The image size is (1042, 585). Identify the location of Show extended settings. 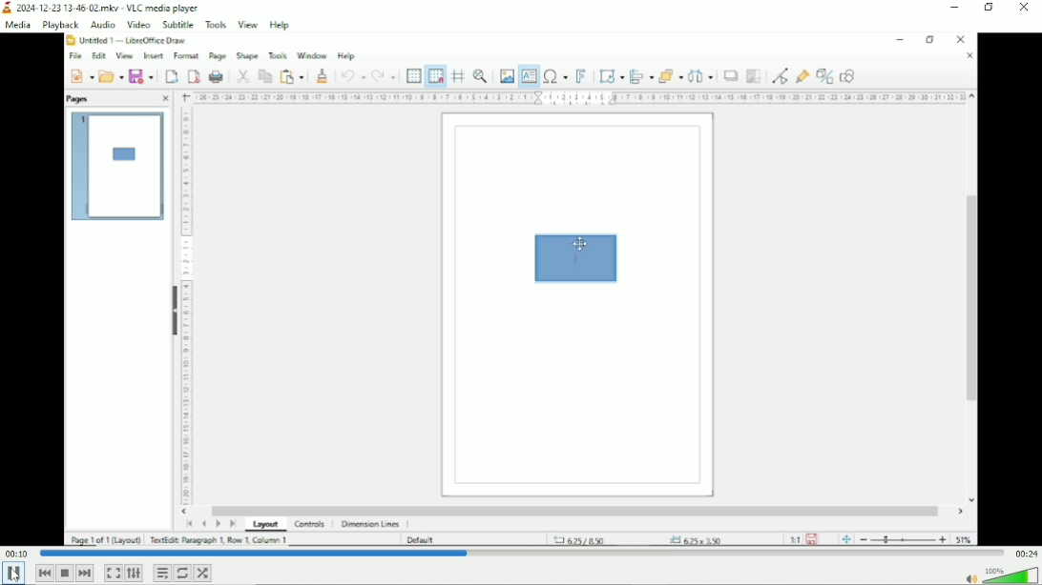
(134, 574).